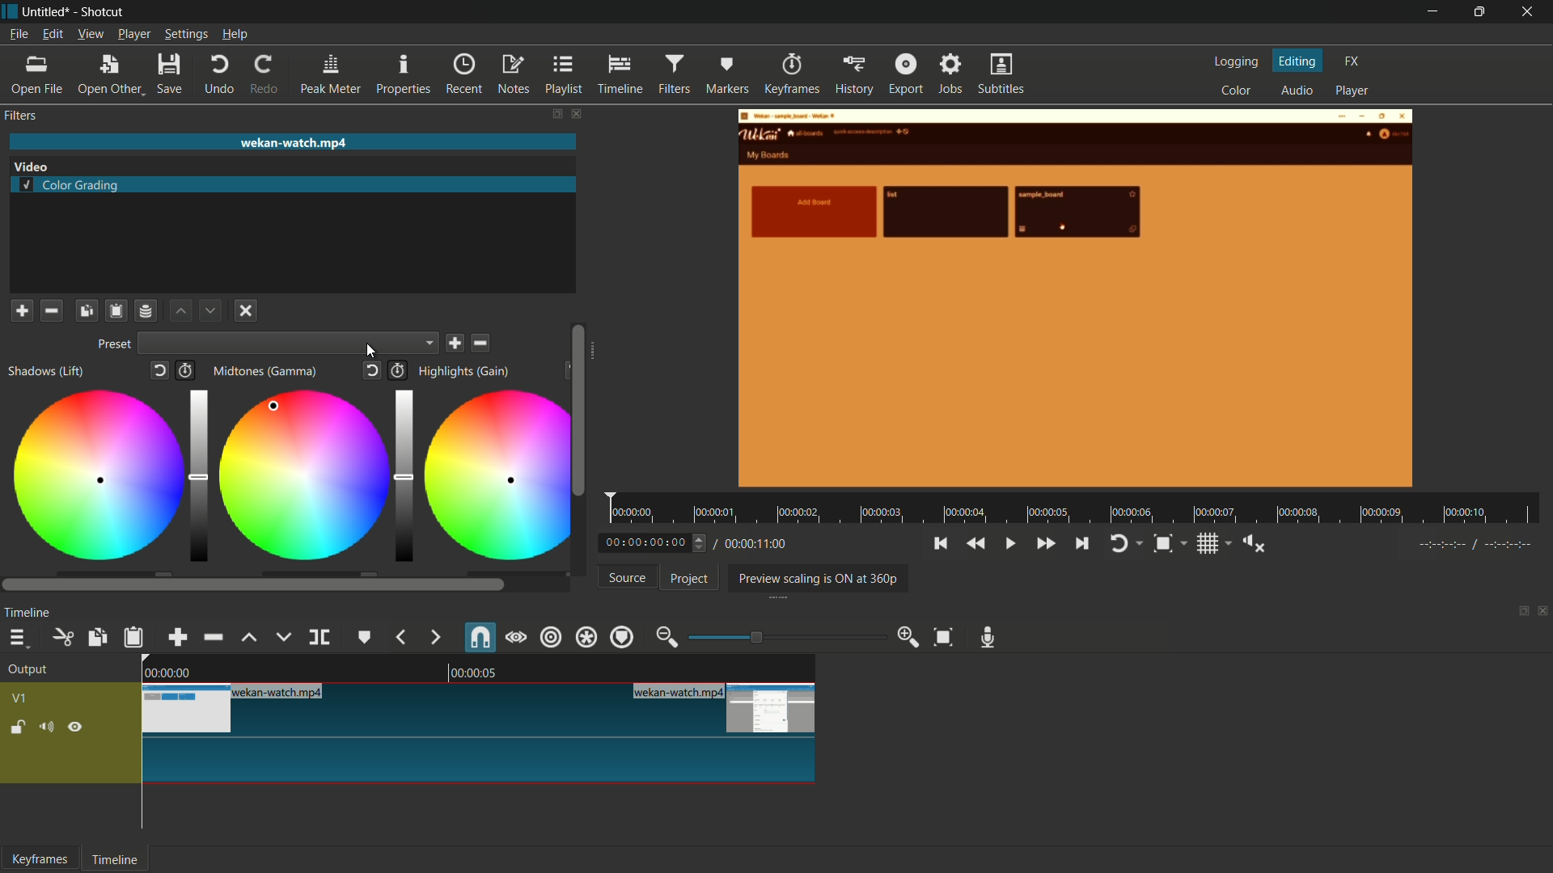 Image resolution: width=1553 pixels, height=873 pixels. I want to click on output, so click(28, 672).